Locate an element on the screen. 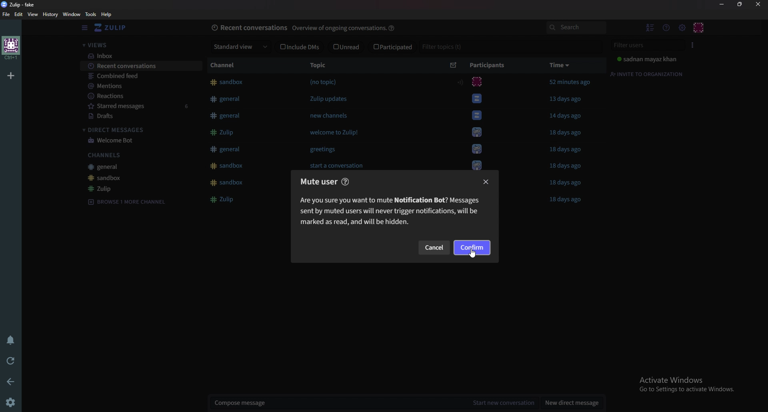 The height and width of the screenshot is (412, 768). cursor is located at coordinates (474, 254).